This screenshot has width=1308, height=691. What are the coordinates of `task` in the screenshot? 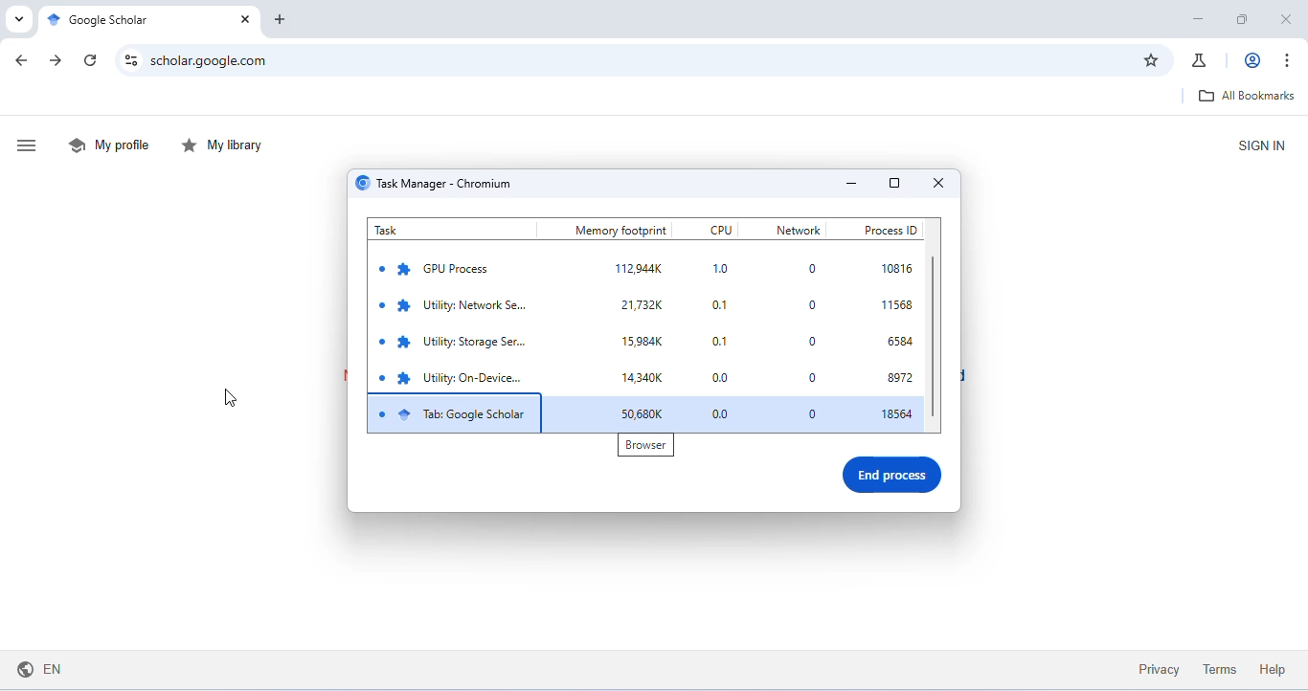 It's located at (407, 230).